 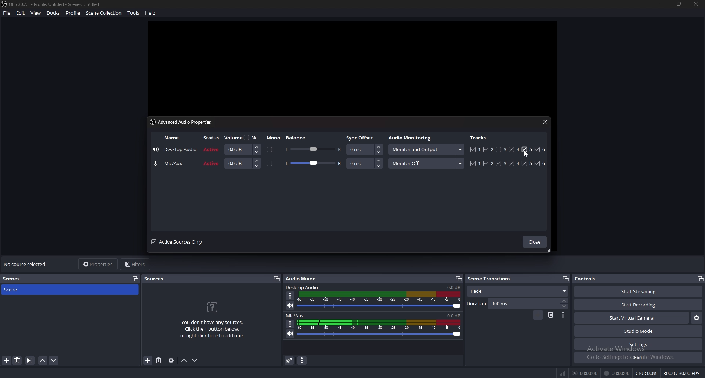 I want to click on decrease duration, so click(x=564, y=306).